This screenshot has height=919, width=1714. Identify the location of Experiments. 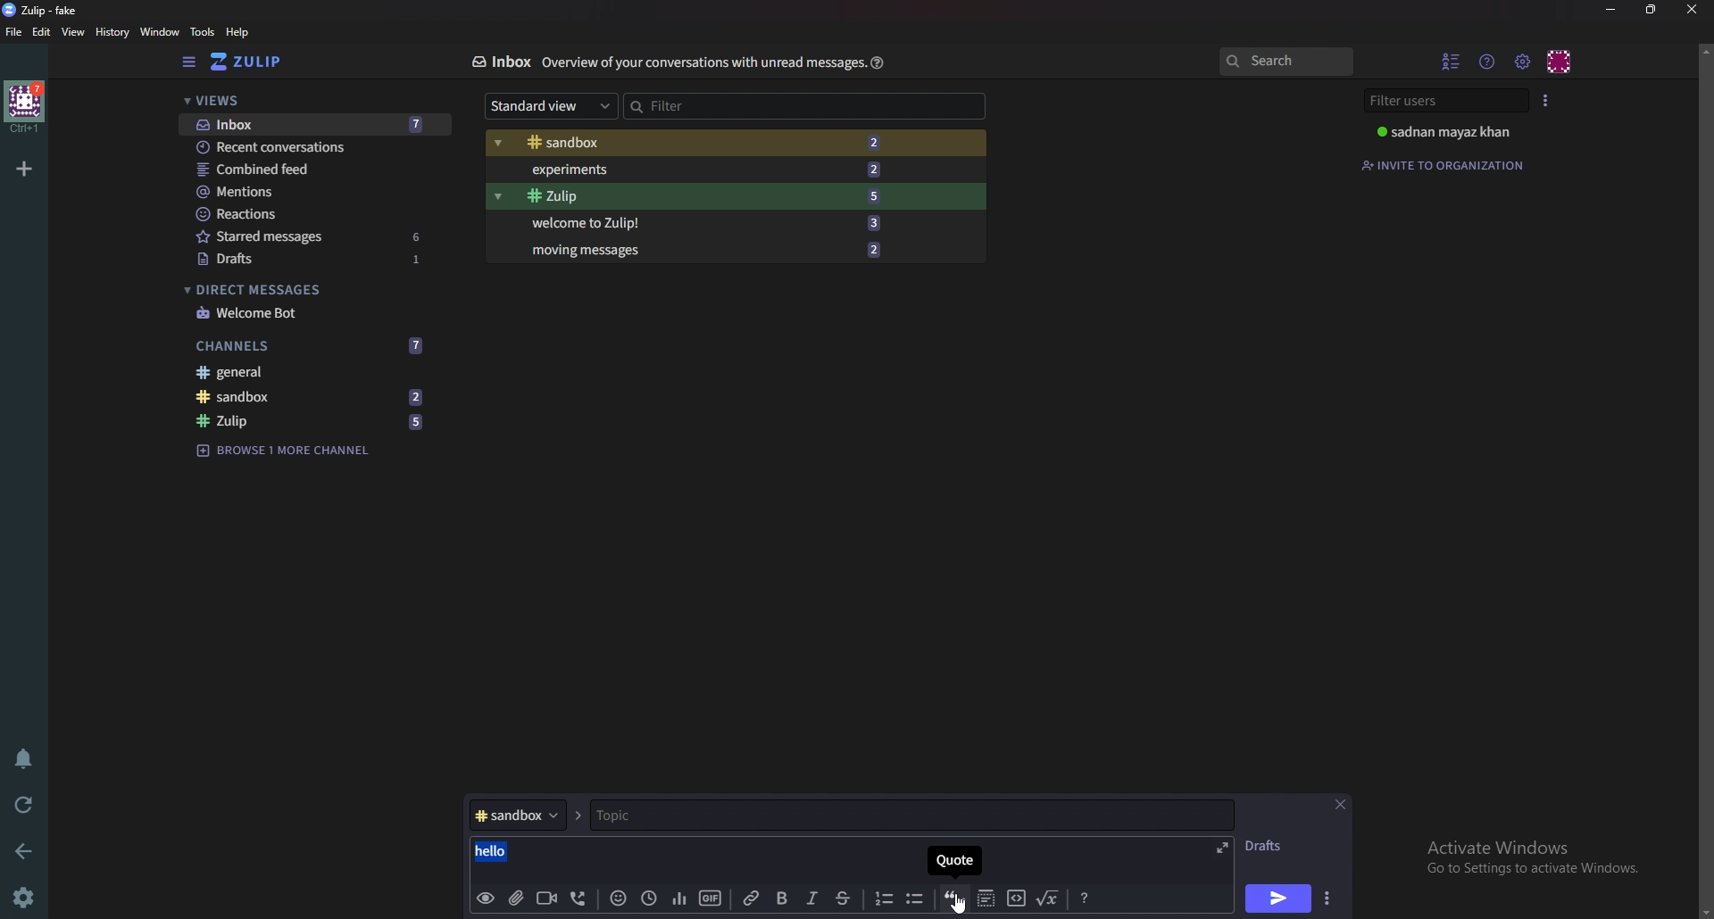
(627, 170).